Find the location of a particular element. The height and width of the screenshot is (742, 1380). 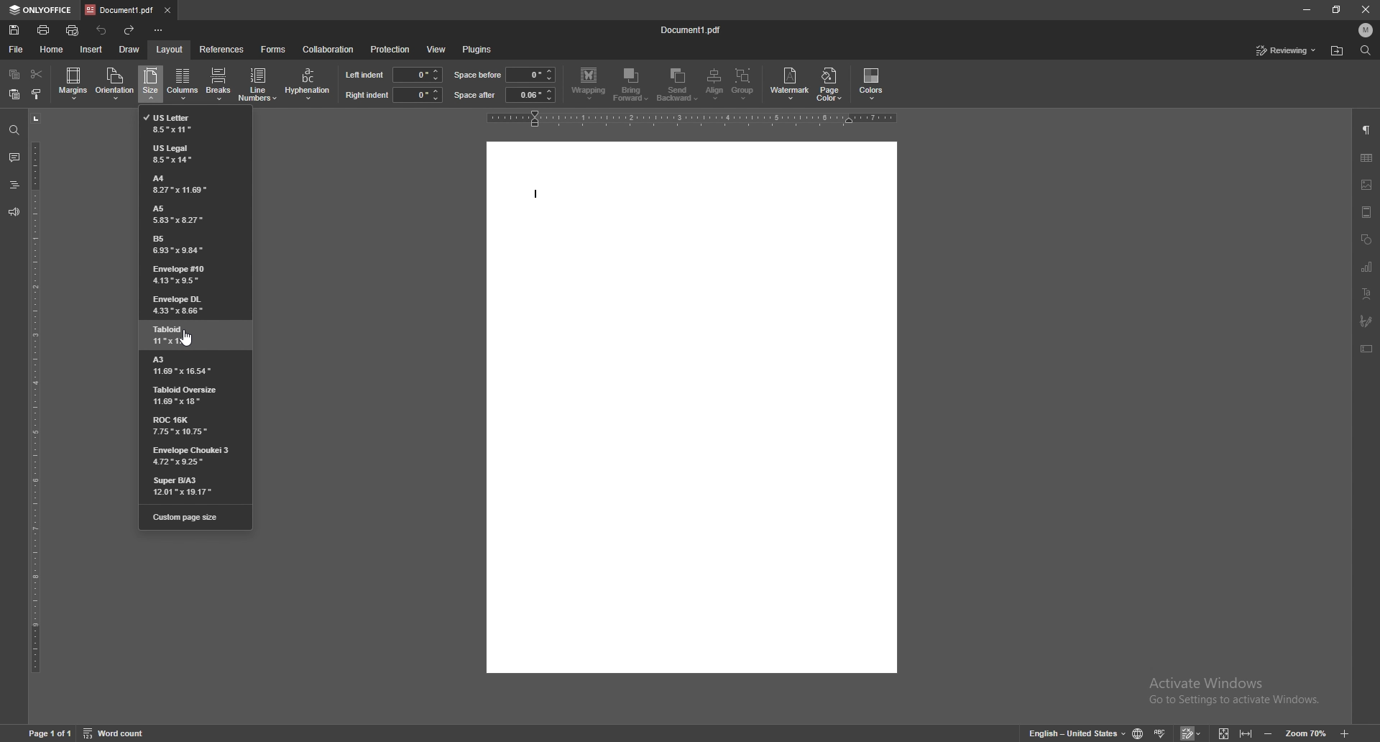

space before is located at coordinates (479, 75).